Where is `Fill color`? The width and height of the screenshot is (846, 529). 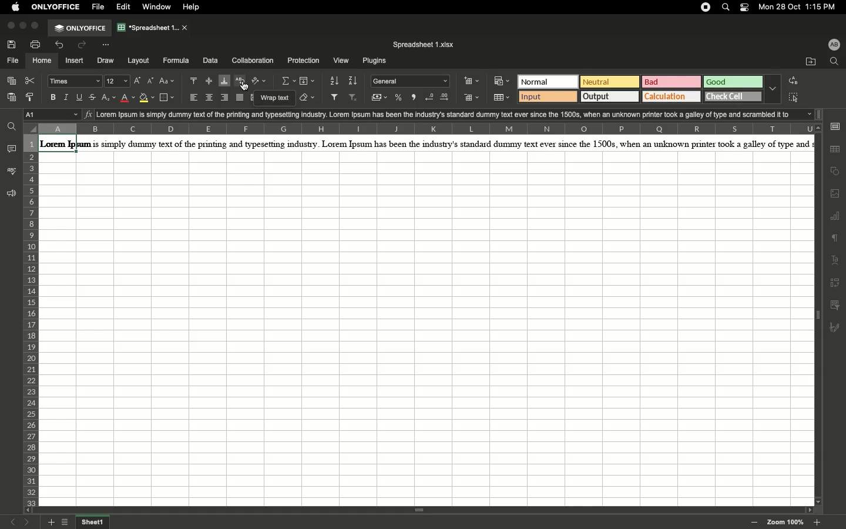
Fill color is located at coordinates (147, 99).